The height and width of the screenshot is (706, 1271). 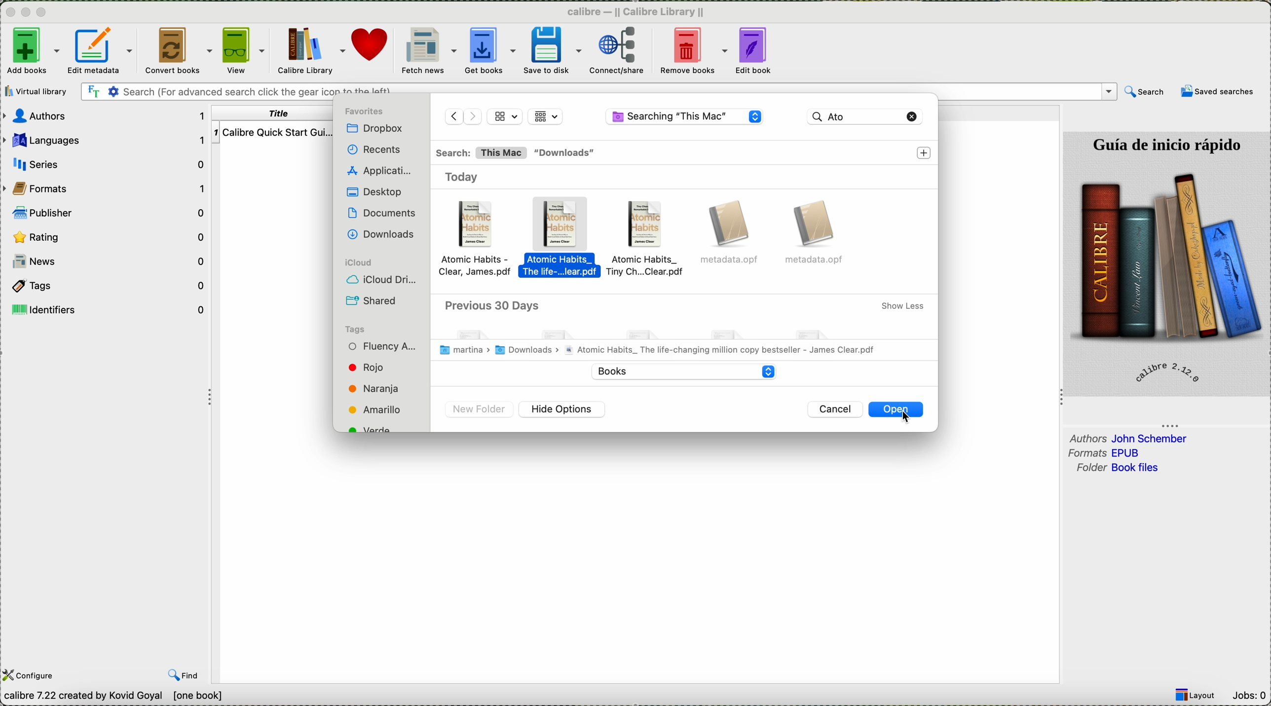 I want to click on convert books, so click(x=179, y=49).